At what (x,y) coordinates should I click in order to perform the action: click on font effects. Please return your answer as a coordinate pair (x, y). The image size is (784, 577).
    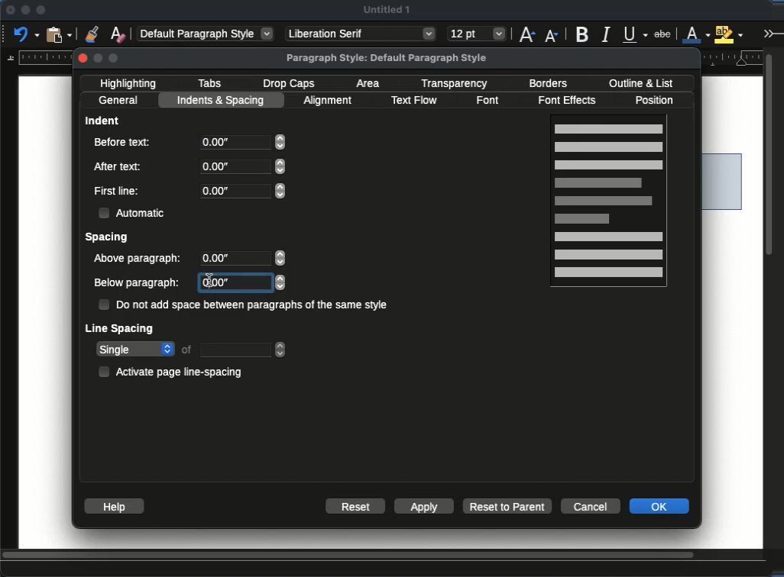
    Looking at the image, I should click on (572, 101).